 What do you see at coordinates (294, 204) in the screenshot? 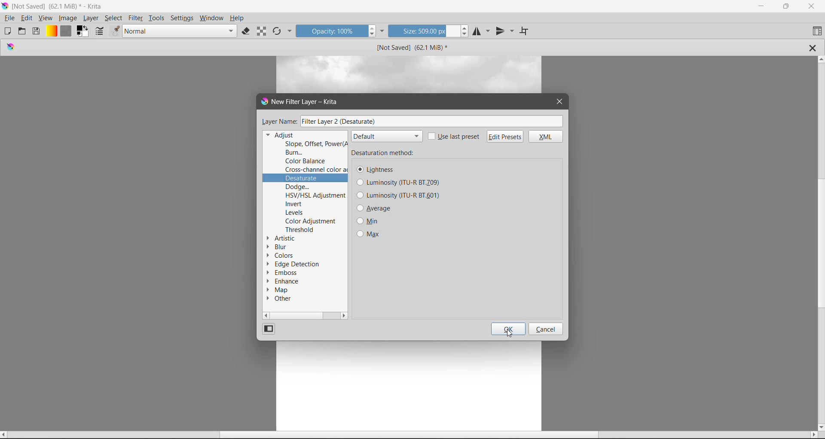
I see `Invert` at bounding box center [294, 204].